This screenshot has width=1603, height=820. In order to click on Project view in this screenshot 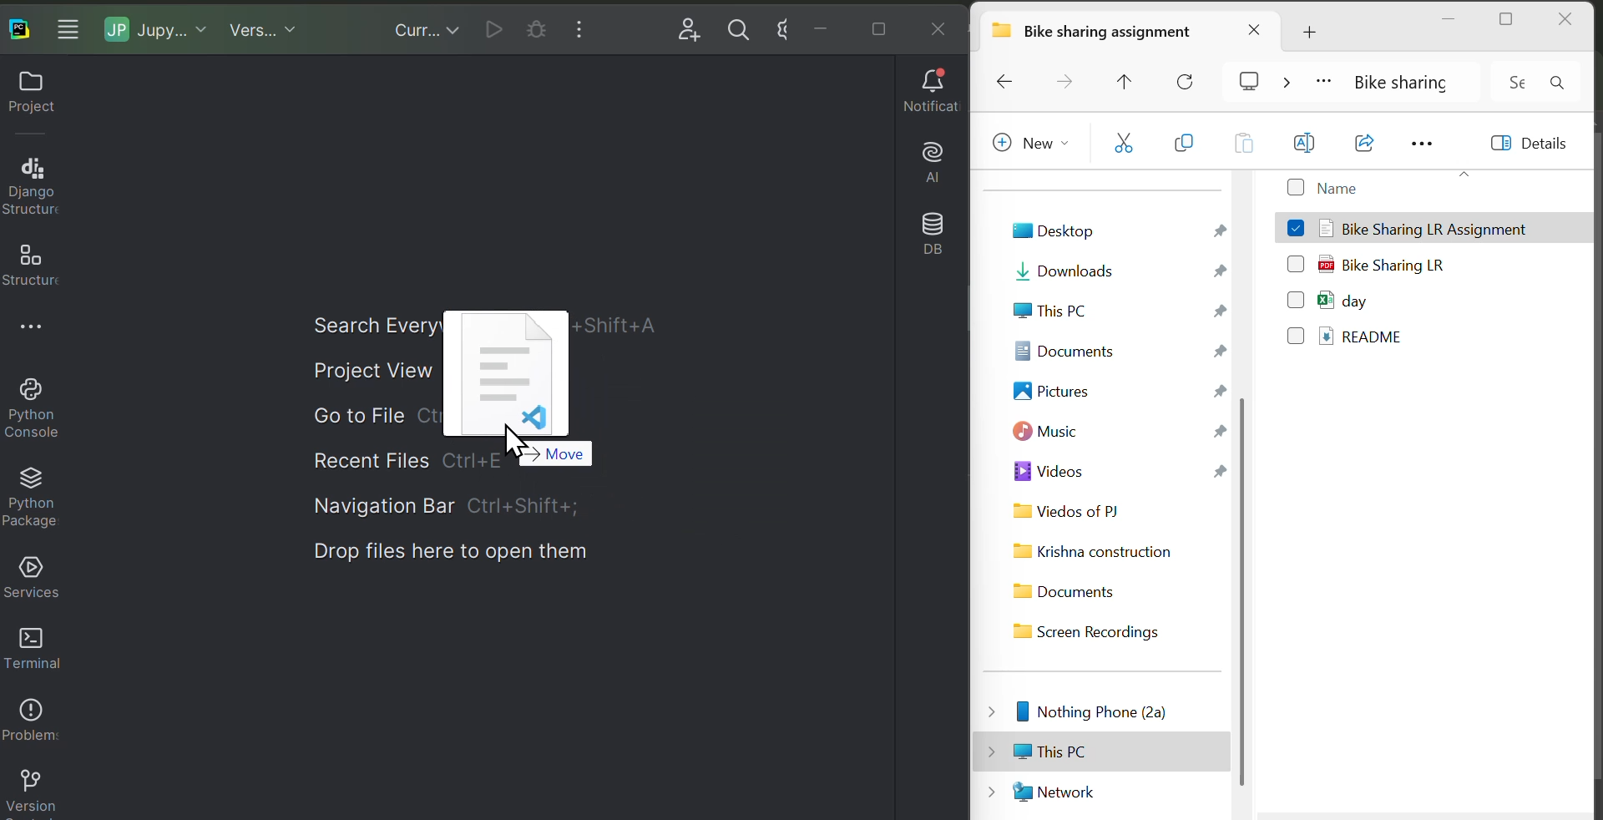, I will do `click(367, 371)`.